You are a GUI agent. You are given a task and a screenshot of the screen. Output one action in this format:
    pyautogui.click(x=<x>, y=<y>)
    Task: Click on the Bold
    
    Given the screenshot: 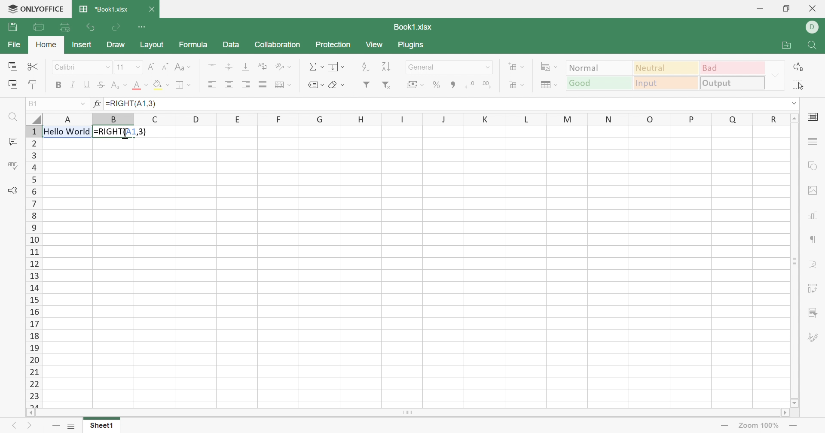 What is the action you would take?
    pyautogui.click(x=60, y=85)
    